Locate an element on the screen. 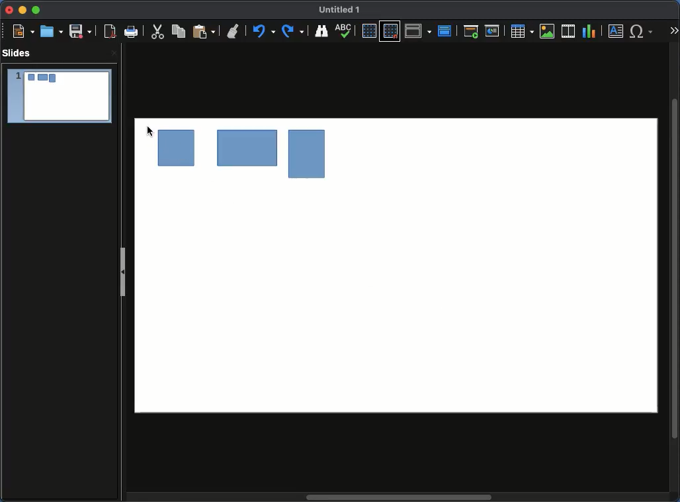 This screenshot has height=502, width=680. Save is located at coordinates (80, 31).